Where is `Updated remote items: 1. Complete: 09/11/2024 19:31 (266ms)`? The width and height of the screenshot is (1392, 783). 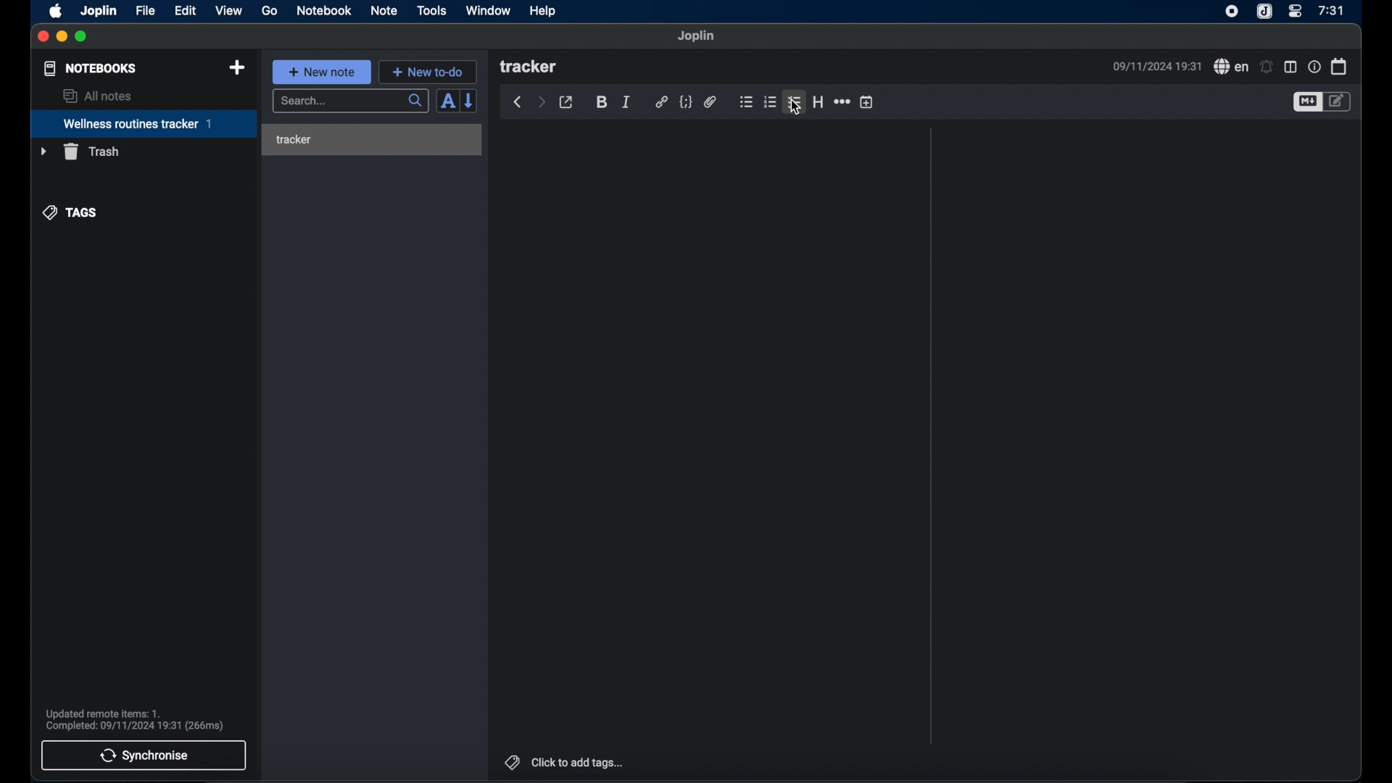
Updated remote items: 1. Complete: 09/11/2024 19:31 (266ms) is located at coordinates (141, 718).